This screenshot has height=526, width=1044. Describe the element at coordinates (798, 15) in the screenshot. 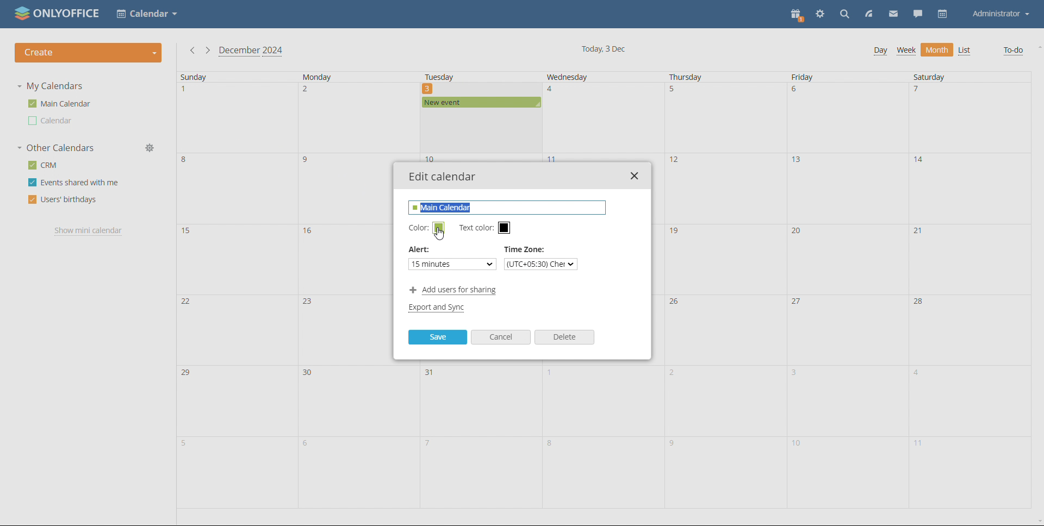

I see `present` at that location.